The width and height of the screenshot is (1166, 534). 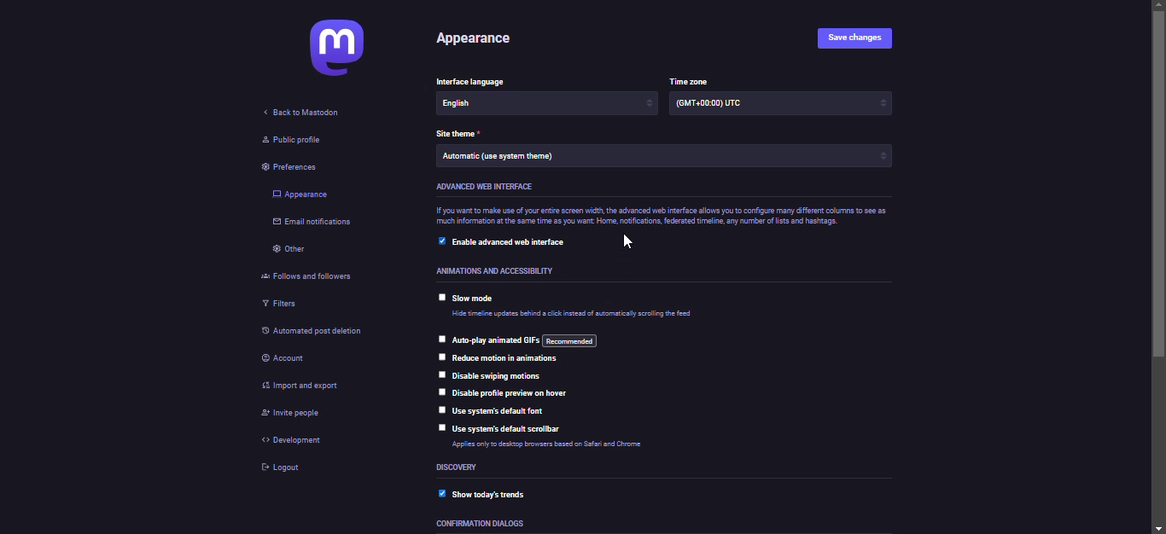 I want to click on other, so click(x=291, y=250).